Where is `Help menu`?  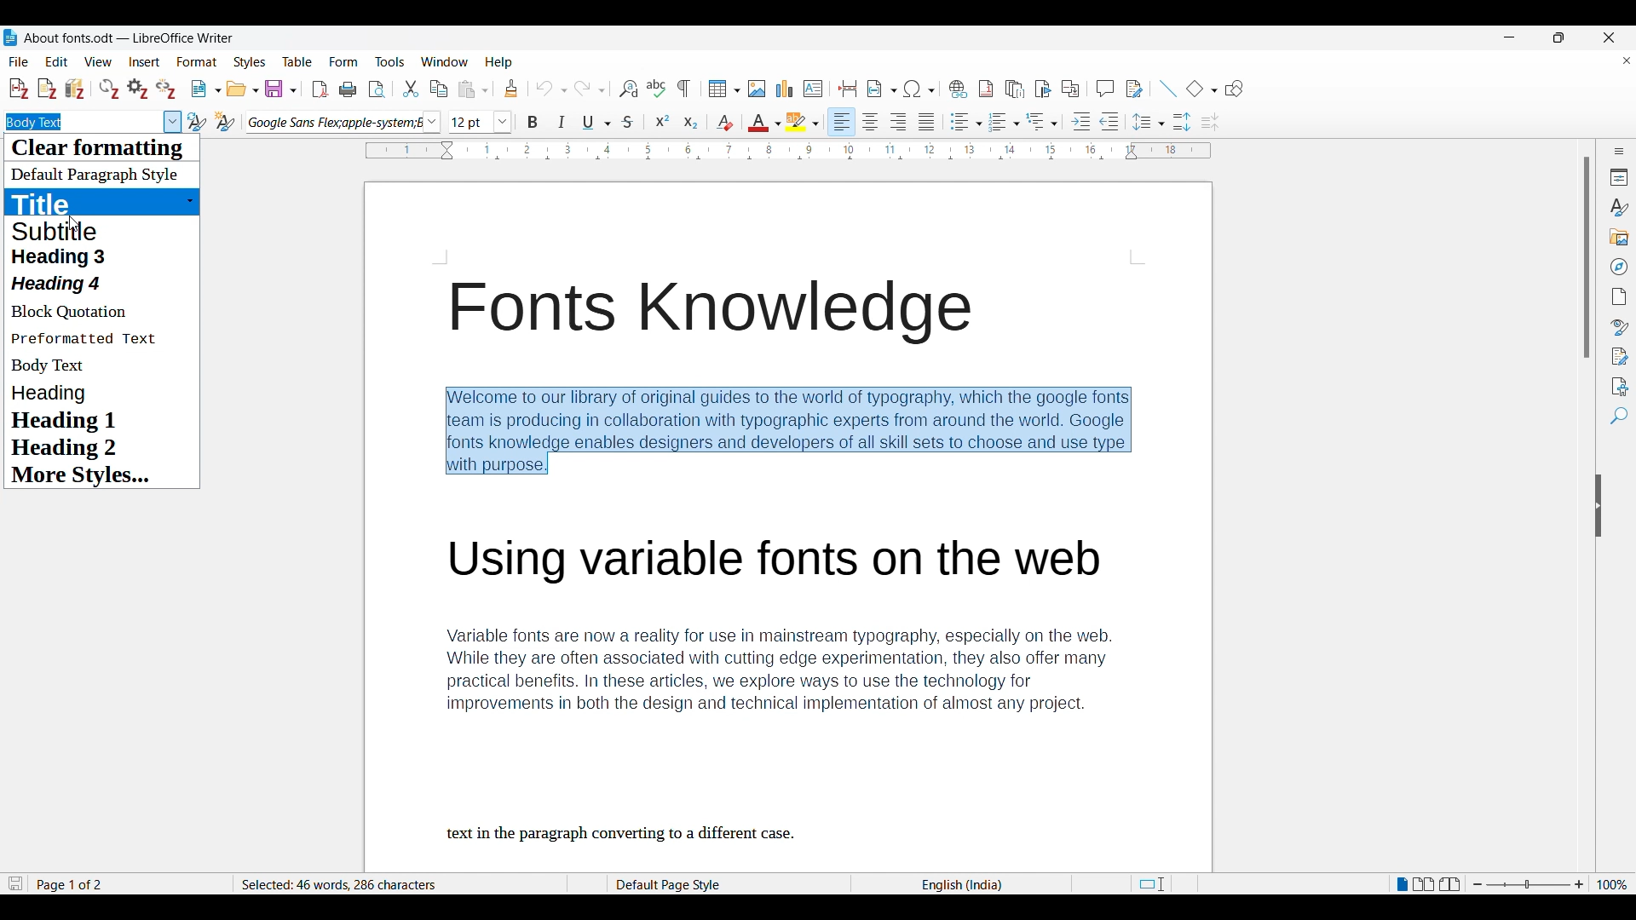 Help menu is located at coordinates (498, 63).